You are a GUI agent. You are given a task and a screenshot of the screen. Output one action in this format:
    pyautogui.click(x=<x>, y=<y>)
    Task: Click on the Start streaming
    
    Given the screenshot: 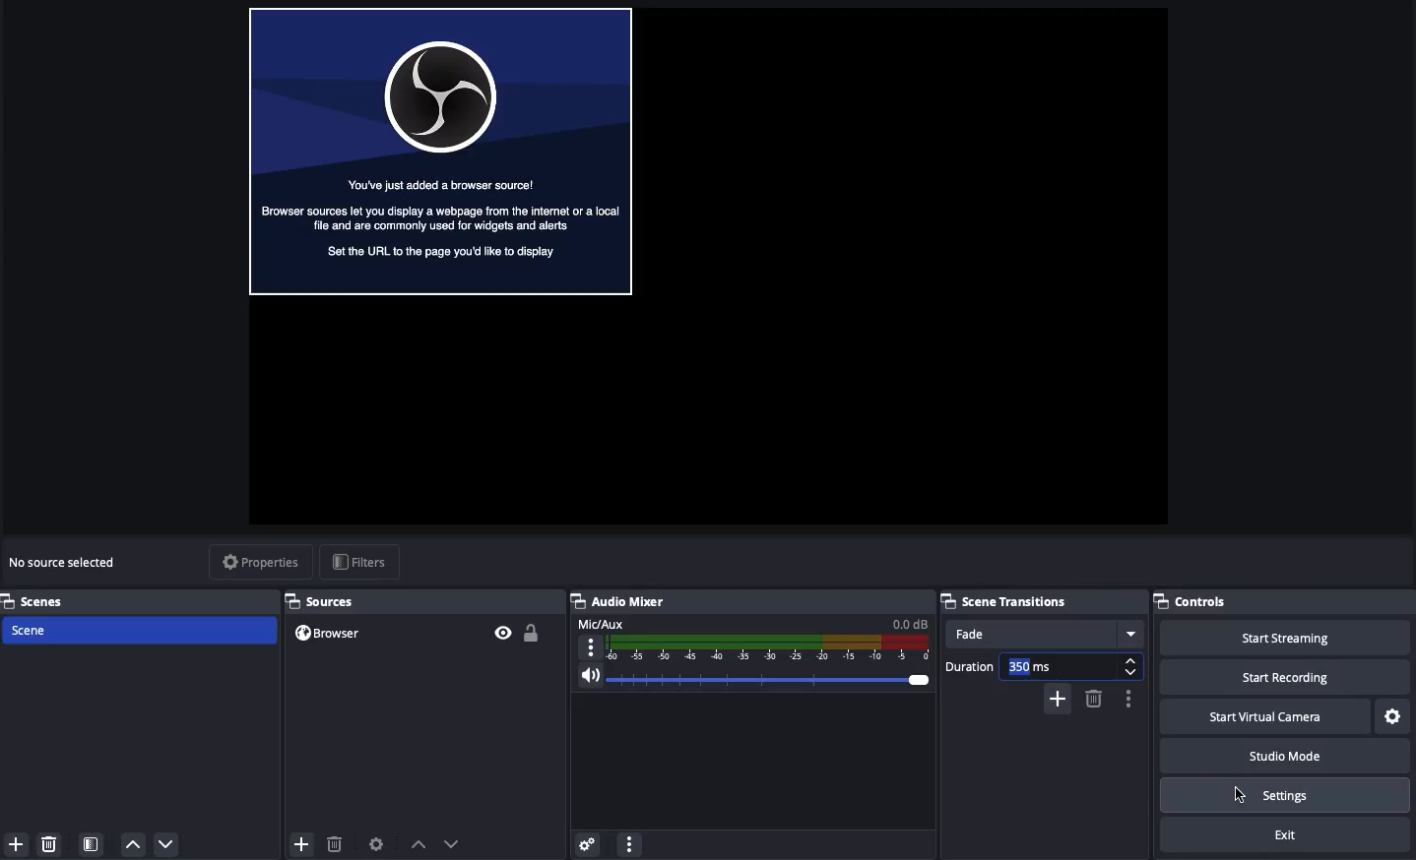 What is the action you would take?
    pyautogui.click(x=1283, y=639)
    